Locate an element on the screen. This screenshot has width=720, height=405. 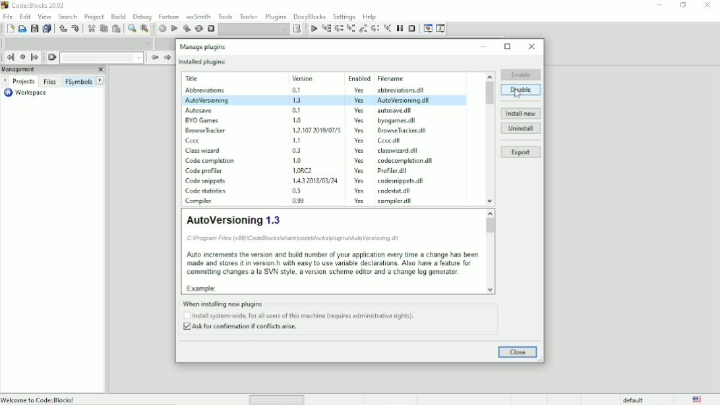
abbrevations.dll is located at coordinates (402, 90).